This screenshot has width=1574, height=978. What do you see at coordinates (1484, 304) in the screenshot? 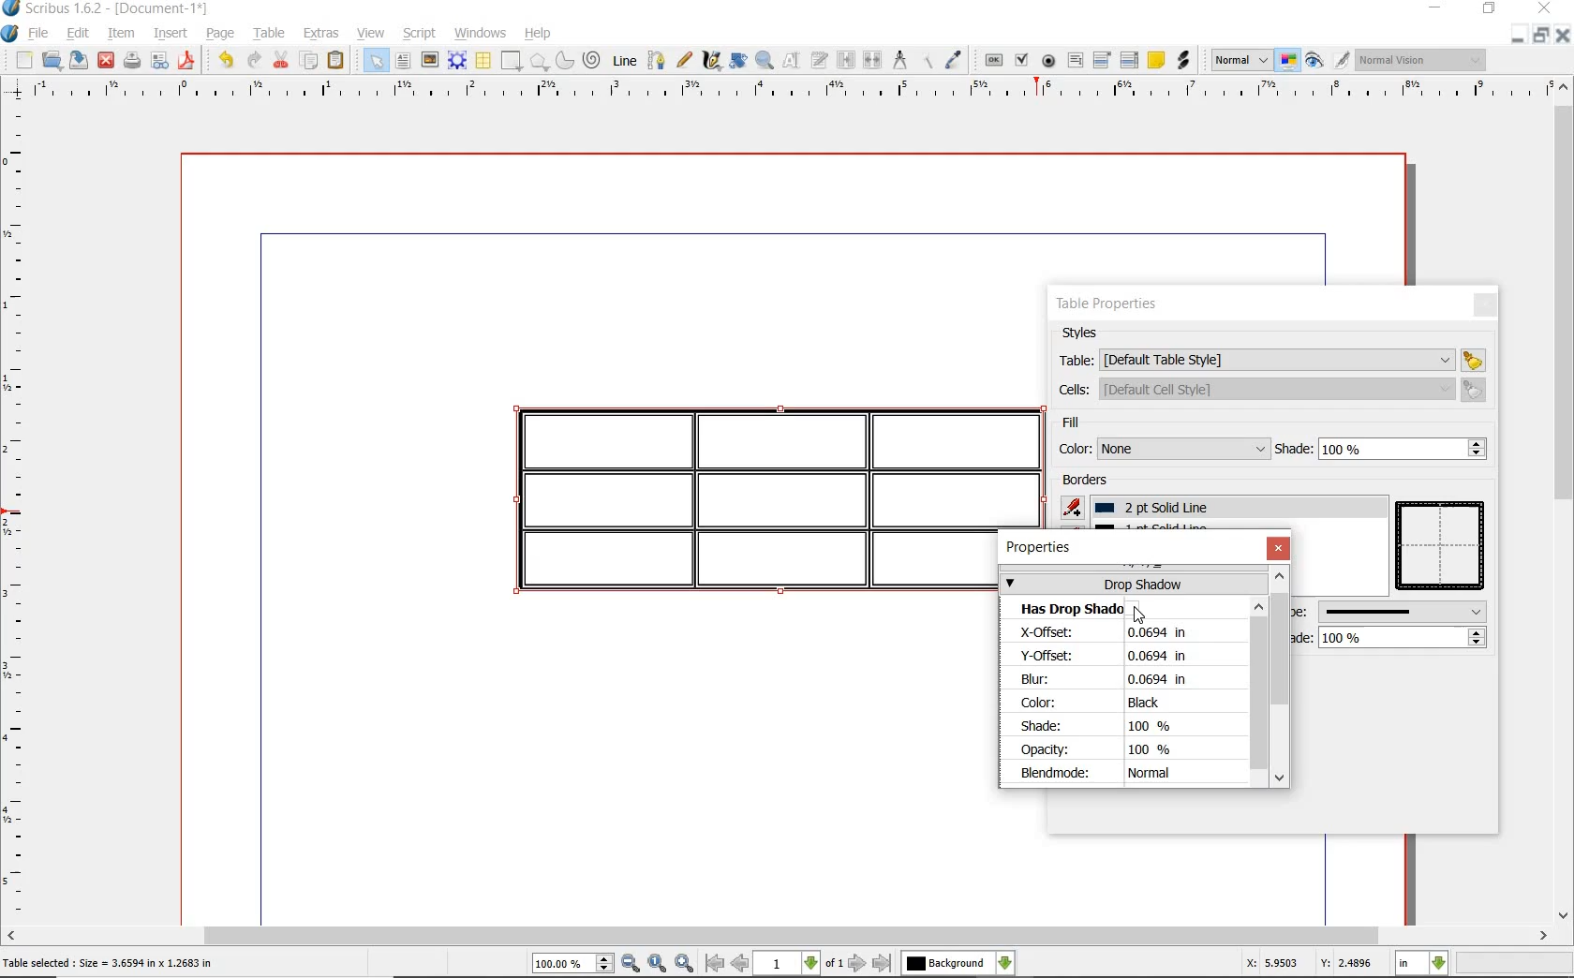
I see `close` at bounding box center [1484, 304].